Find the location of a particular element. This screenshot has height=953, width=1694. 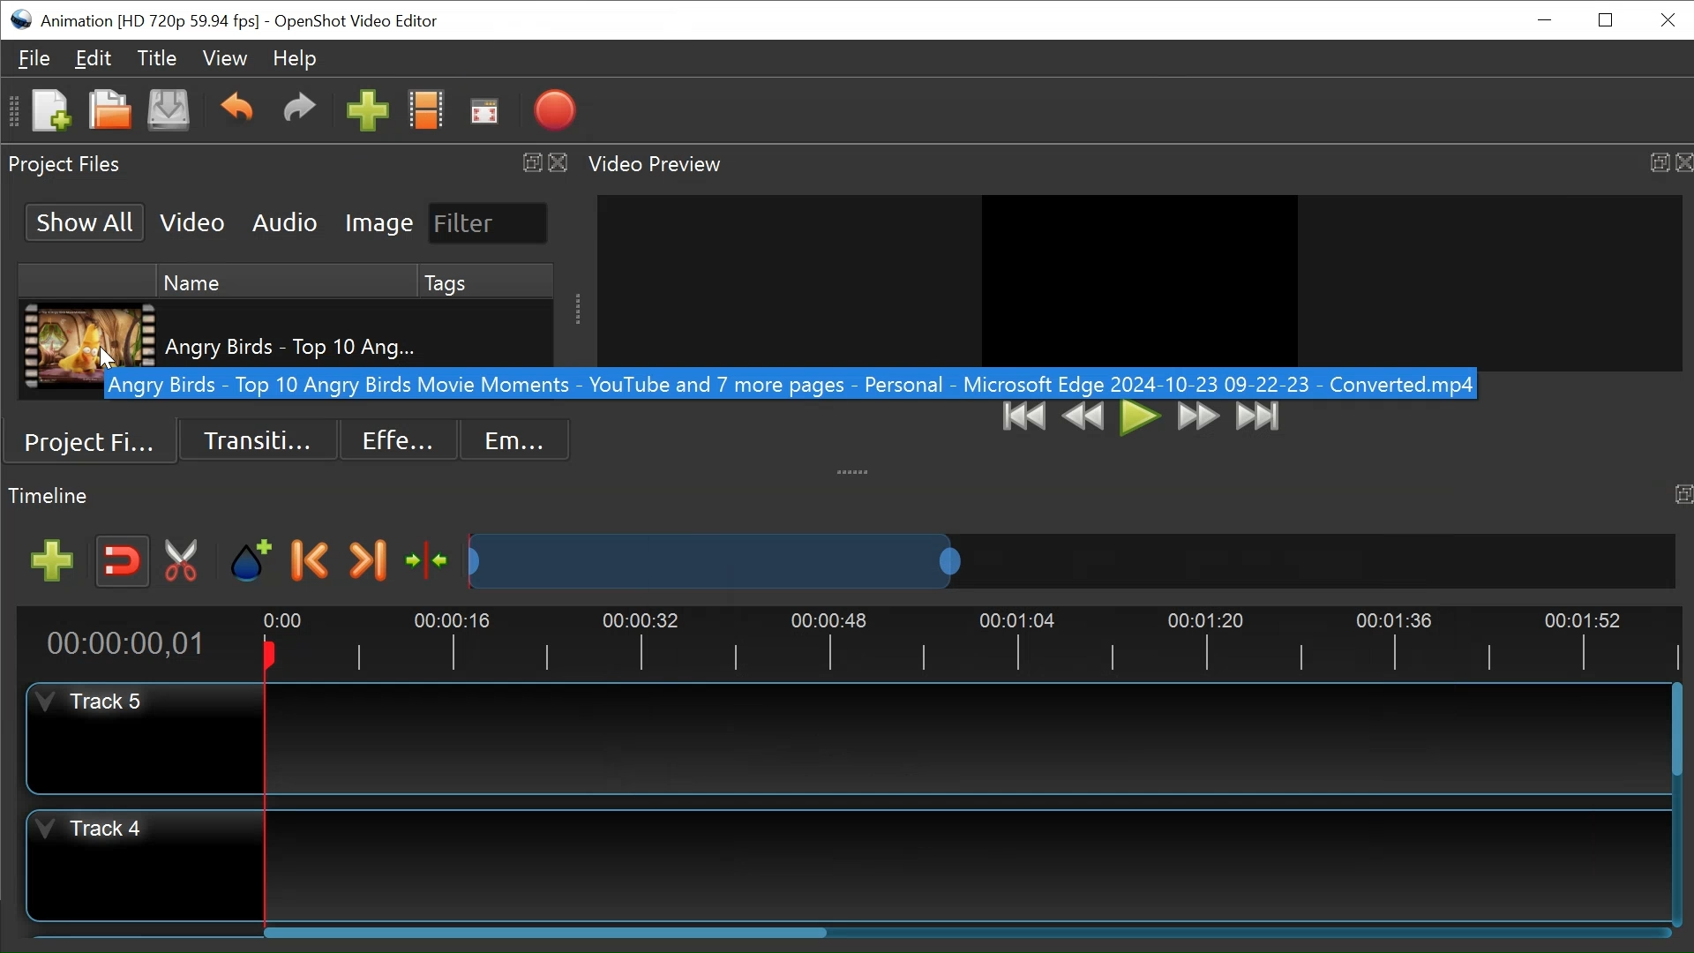

Play is located at coordinates (1141, 417).